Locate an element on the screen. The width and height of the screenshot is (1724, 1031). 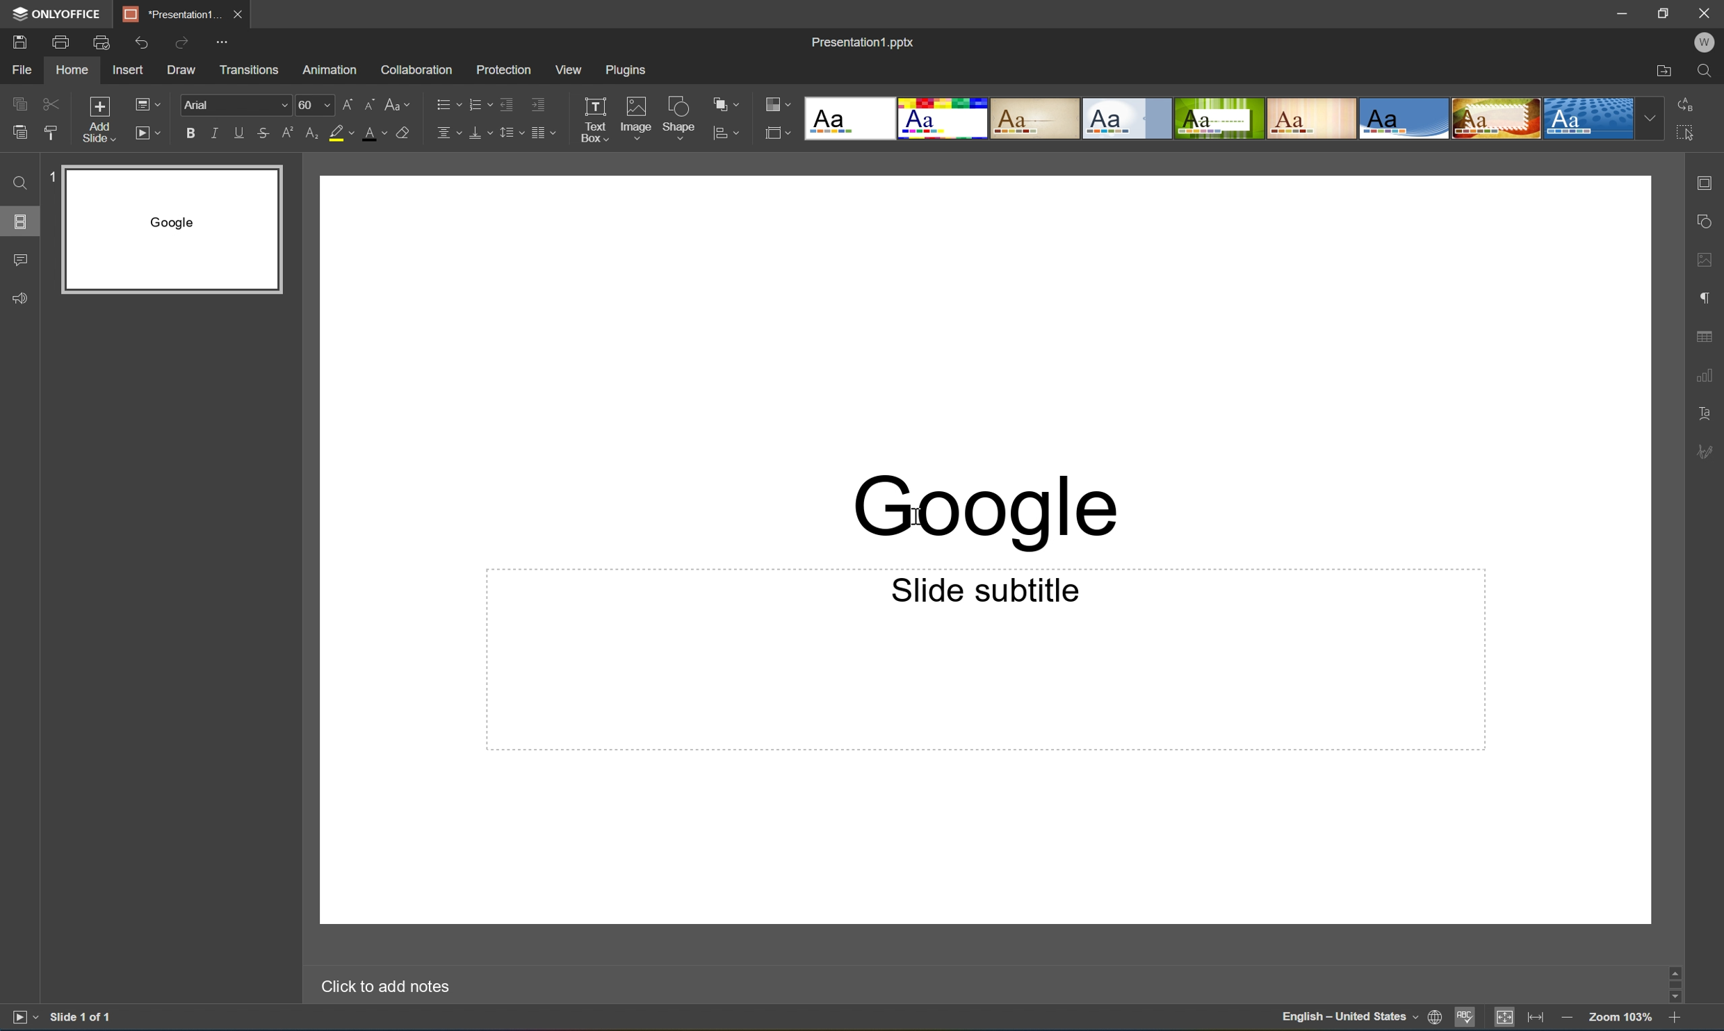
Zoom out is located at coordinates (1570, 1019).